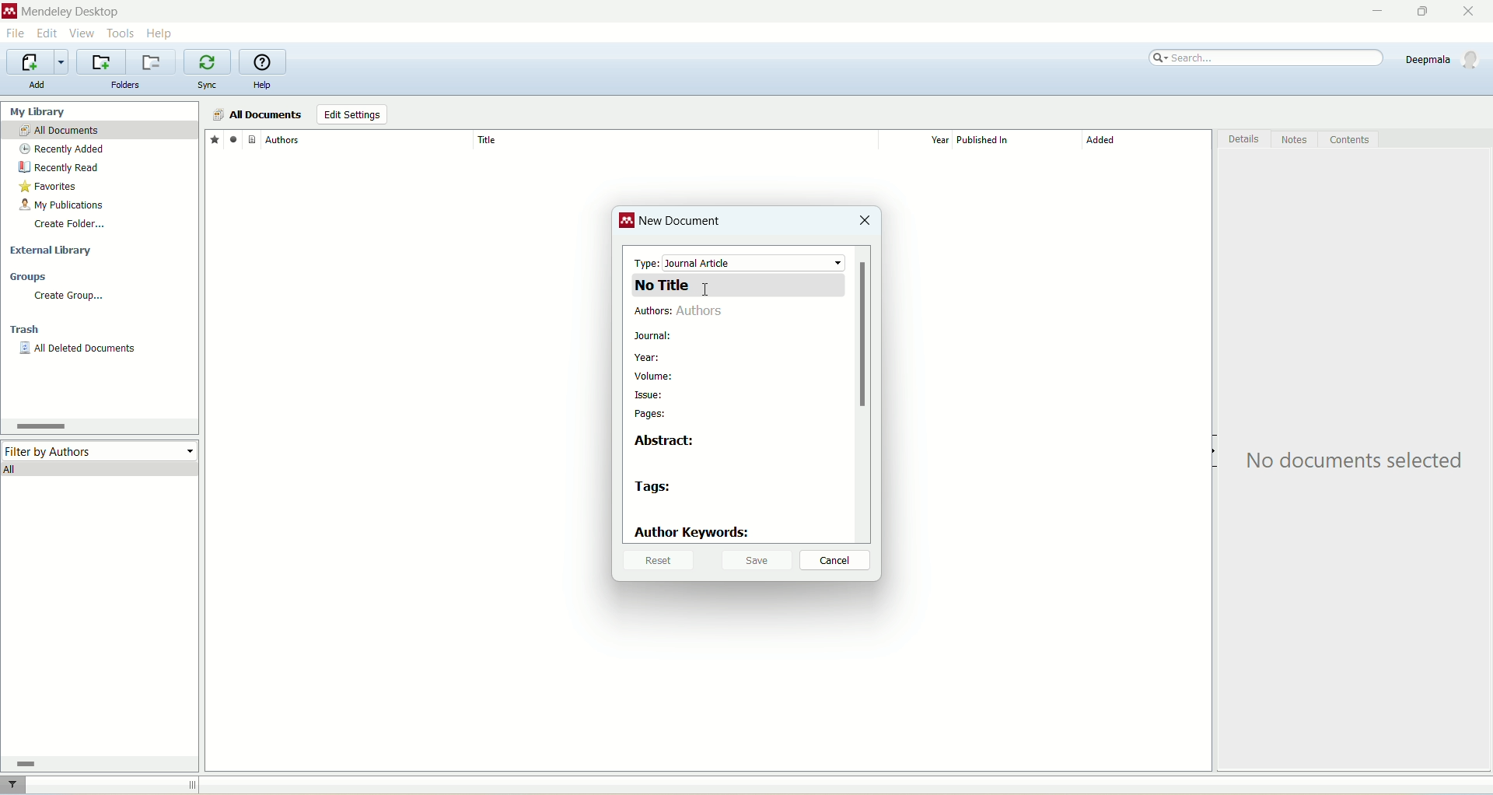 This screenshot has height=795, width=1493. Describe the element at coordinates (1358, 461) in the screenshot. I see `text` at that location.